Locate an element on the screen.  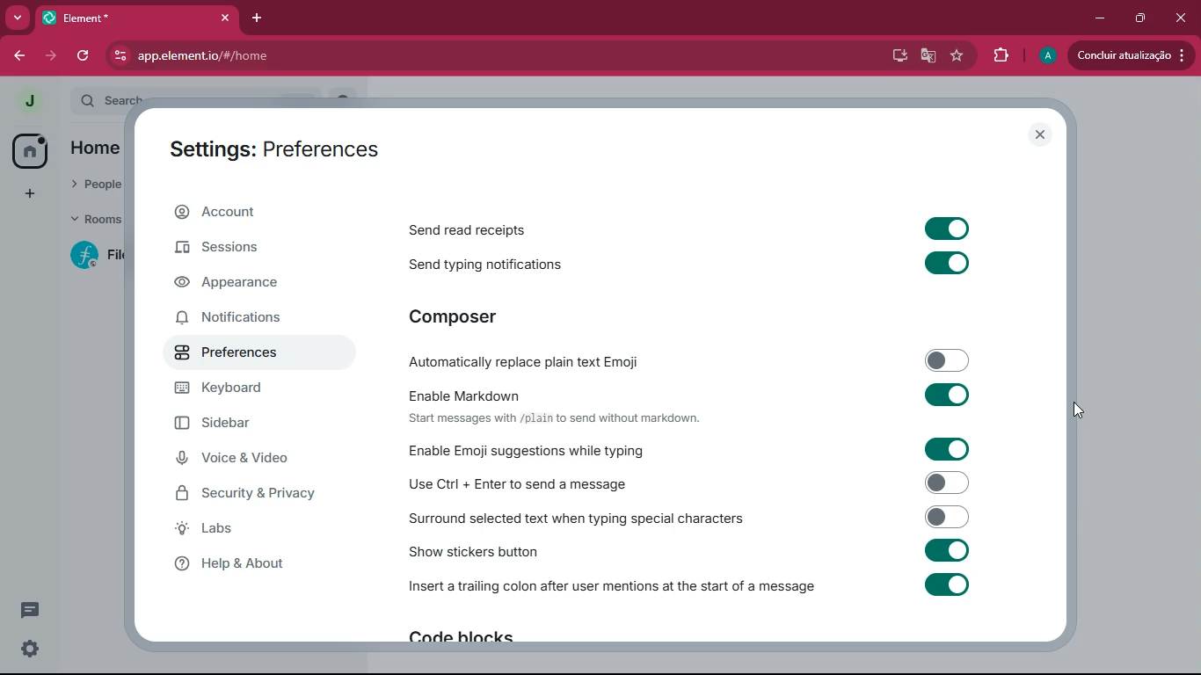
labs is located at coordinates (244, 531).